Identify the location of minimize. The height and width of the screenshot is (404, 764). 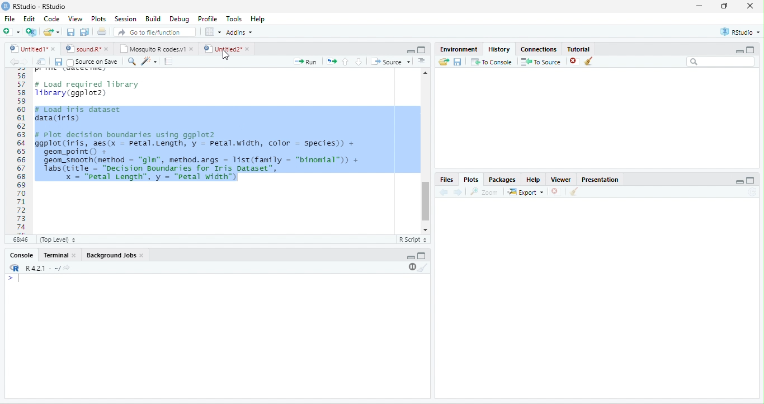
(739, 51).